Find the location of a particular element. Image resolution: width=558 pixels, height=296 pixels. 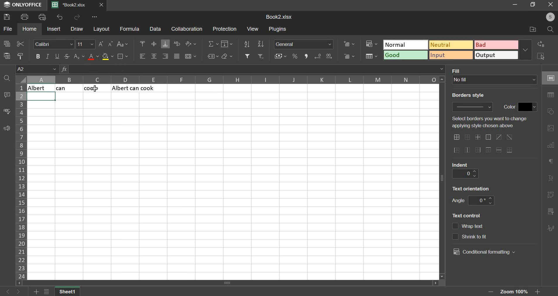

vertical scroll bar is located at coordinates (443, 177).